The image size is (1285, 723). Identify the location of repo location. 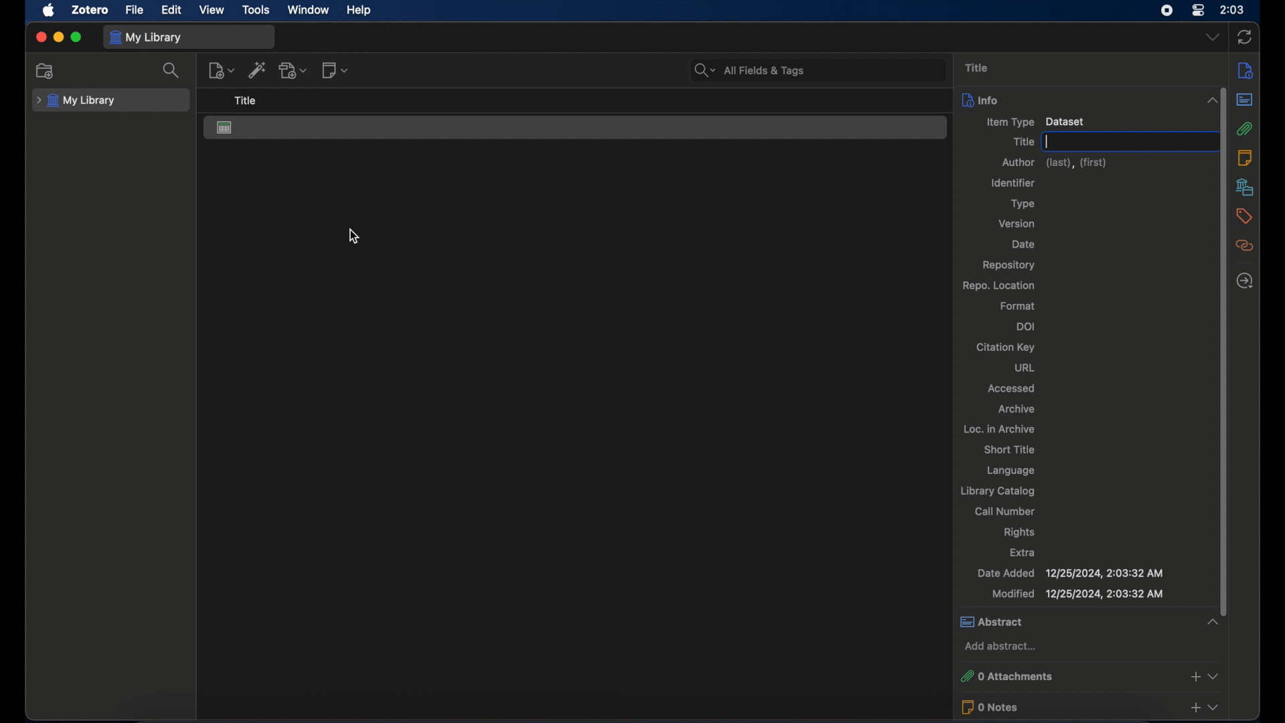
(1000, 285).